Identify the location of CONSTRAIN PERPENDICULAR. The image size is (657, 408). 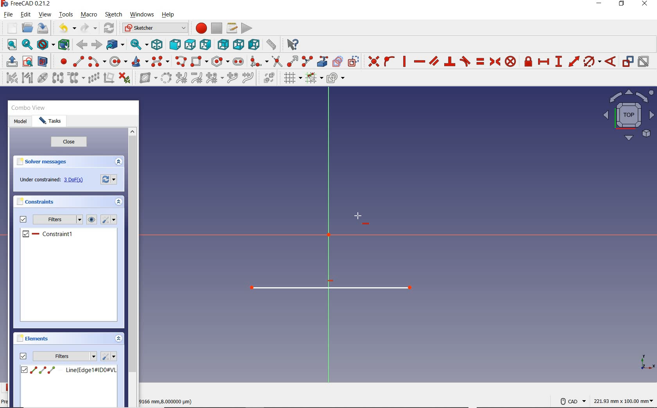
(449, 61).